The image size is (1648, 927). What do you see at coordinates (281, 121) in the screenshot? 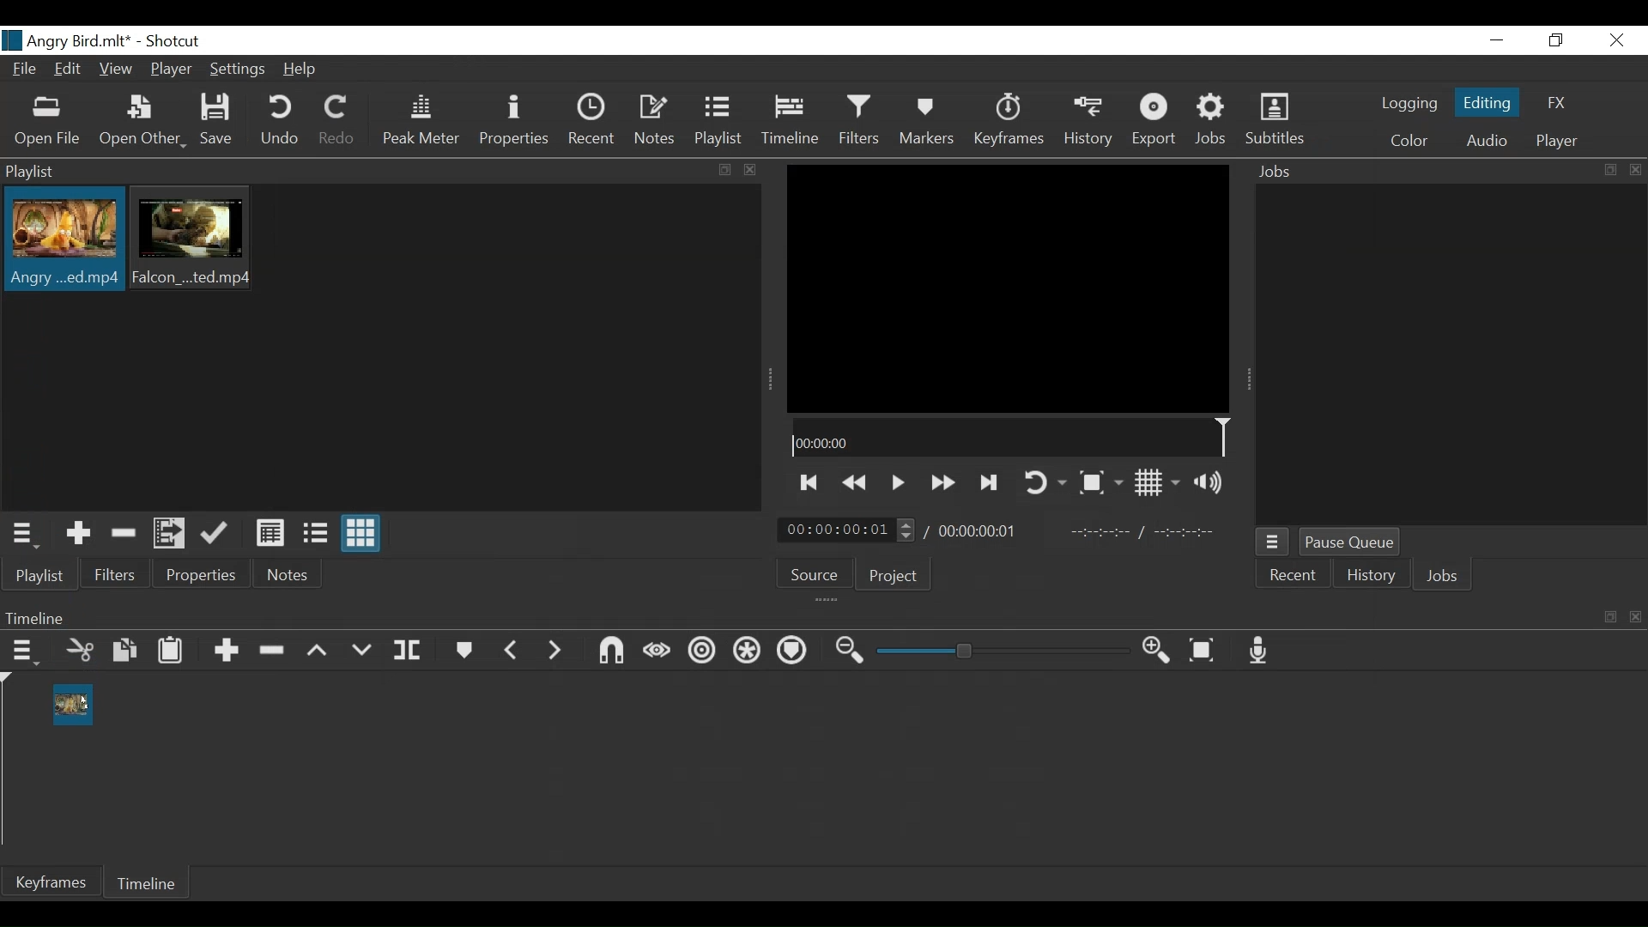
I see `Undo` at bounding box center [281, 121].